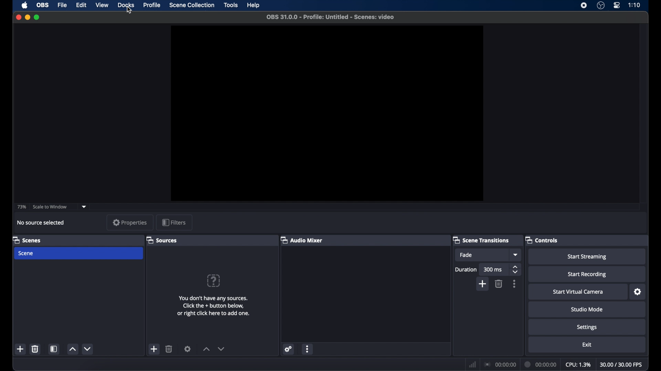 The image size is (661, 371). I want to click on dropdown, so click(84, 206).